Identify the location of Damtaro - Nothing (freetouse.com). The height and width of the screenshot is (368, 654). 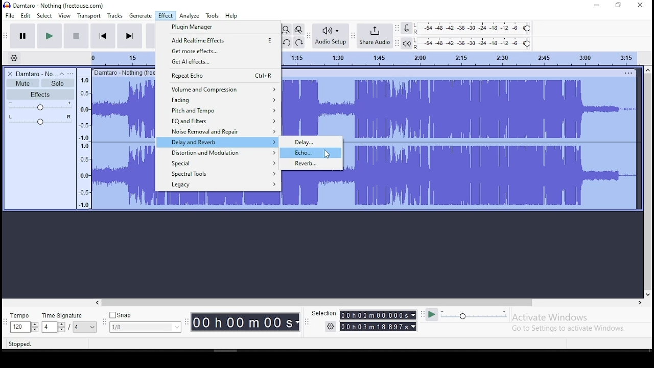
(53, 6).